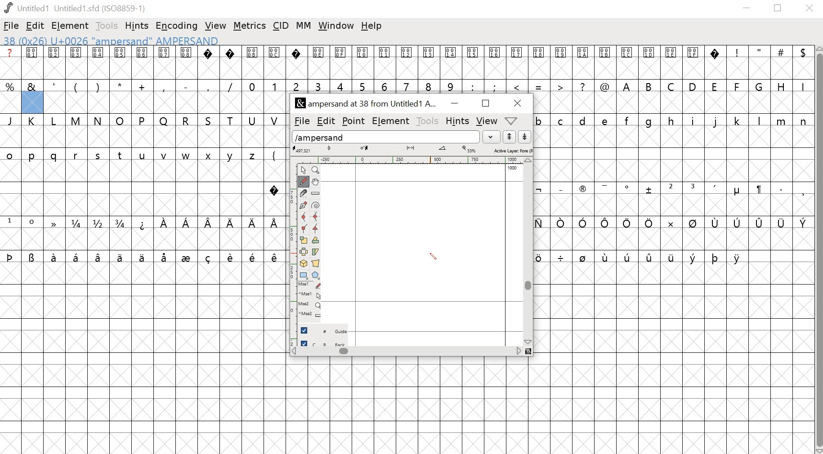  I want to click on element, so click(391, 121).